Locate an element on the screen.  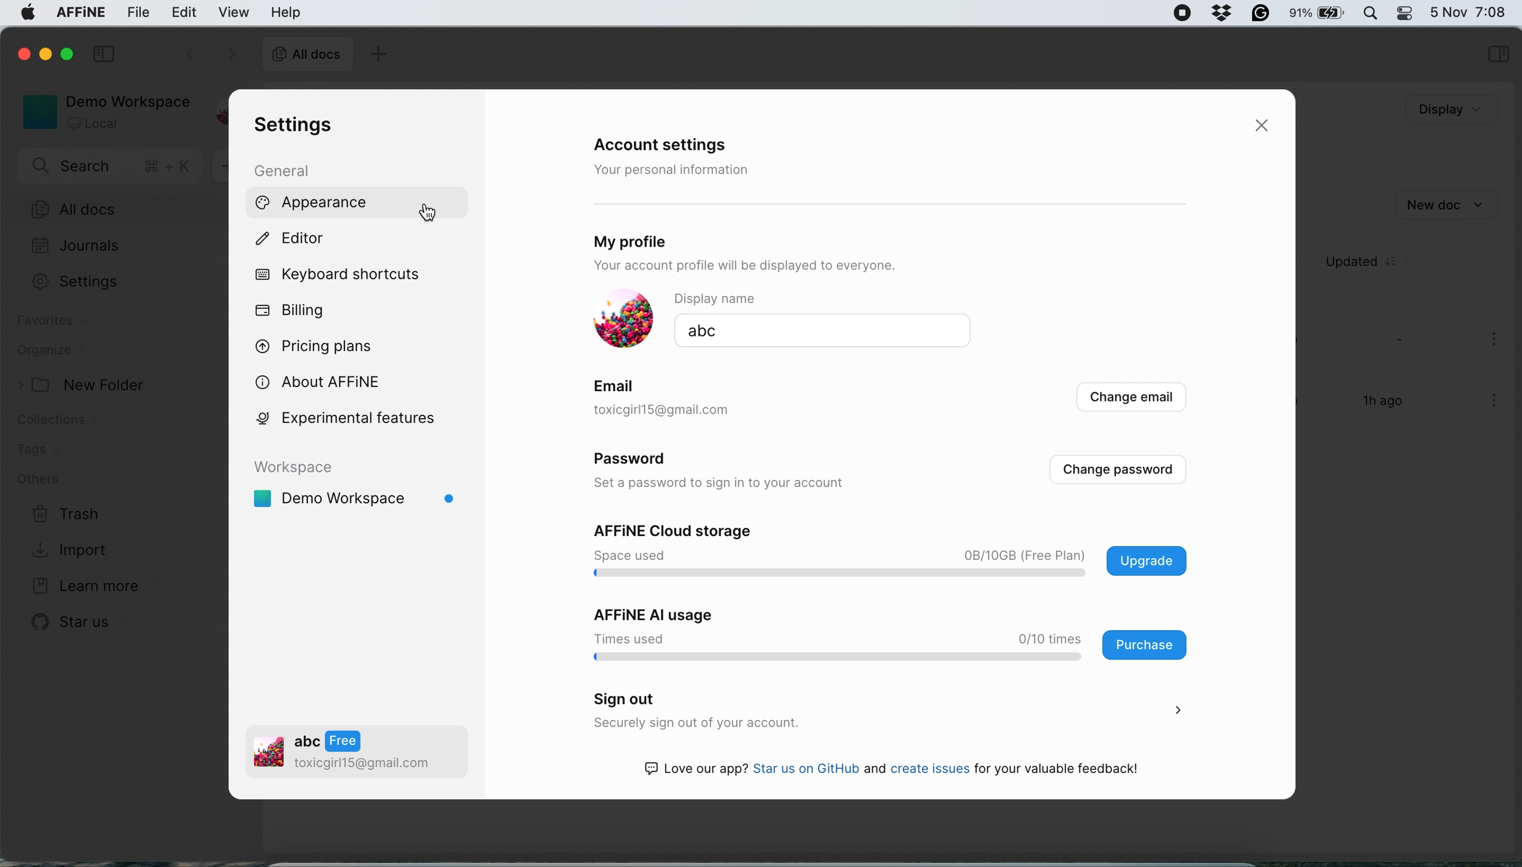
control center is located at coordinates (1409, 15).